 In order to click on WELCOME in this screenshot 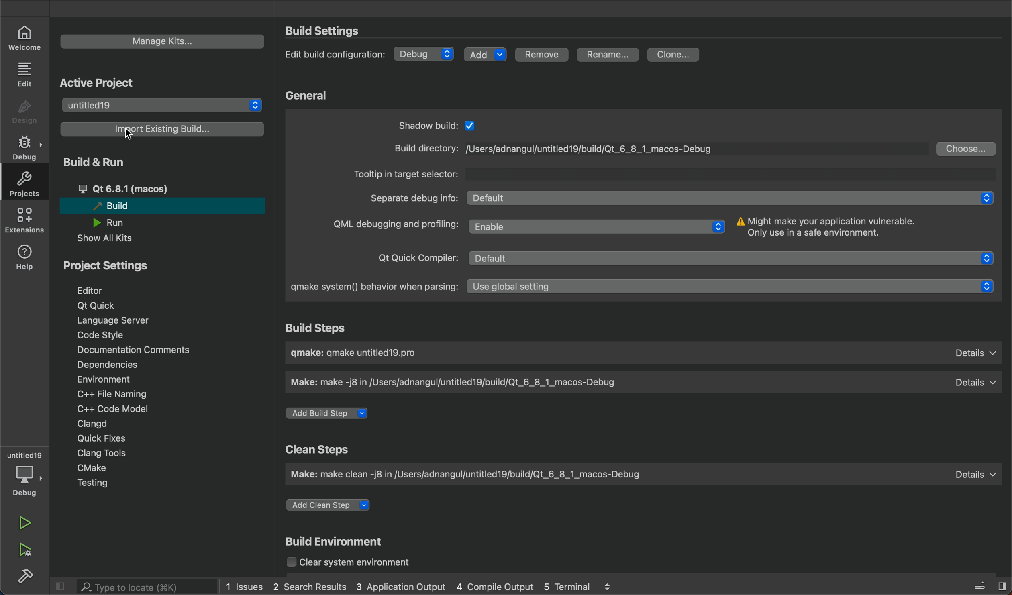, I will do `click(26, 37)`.